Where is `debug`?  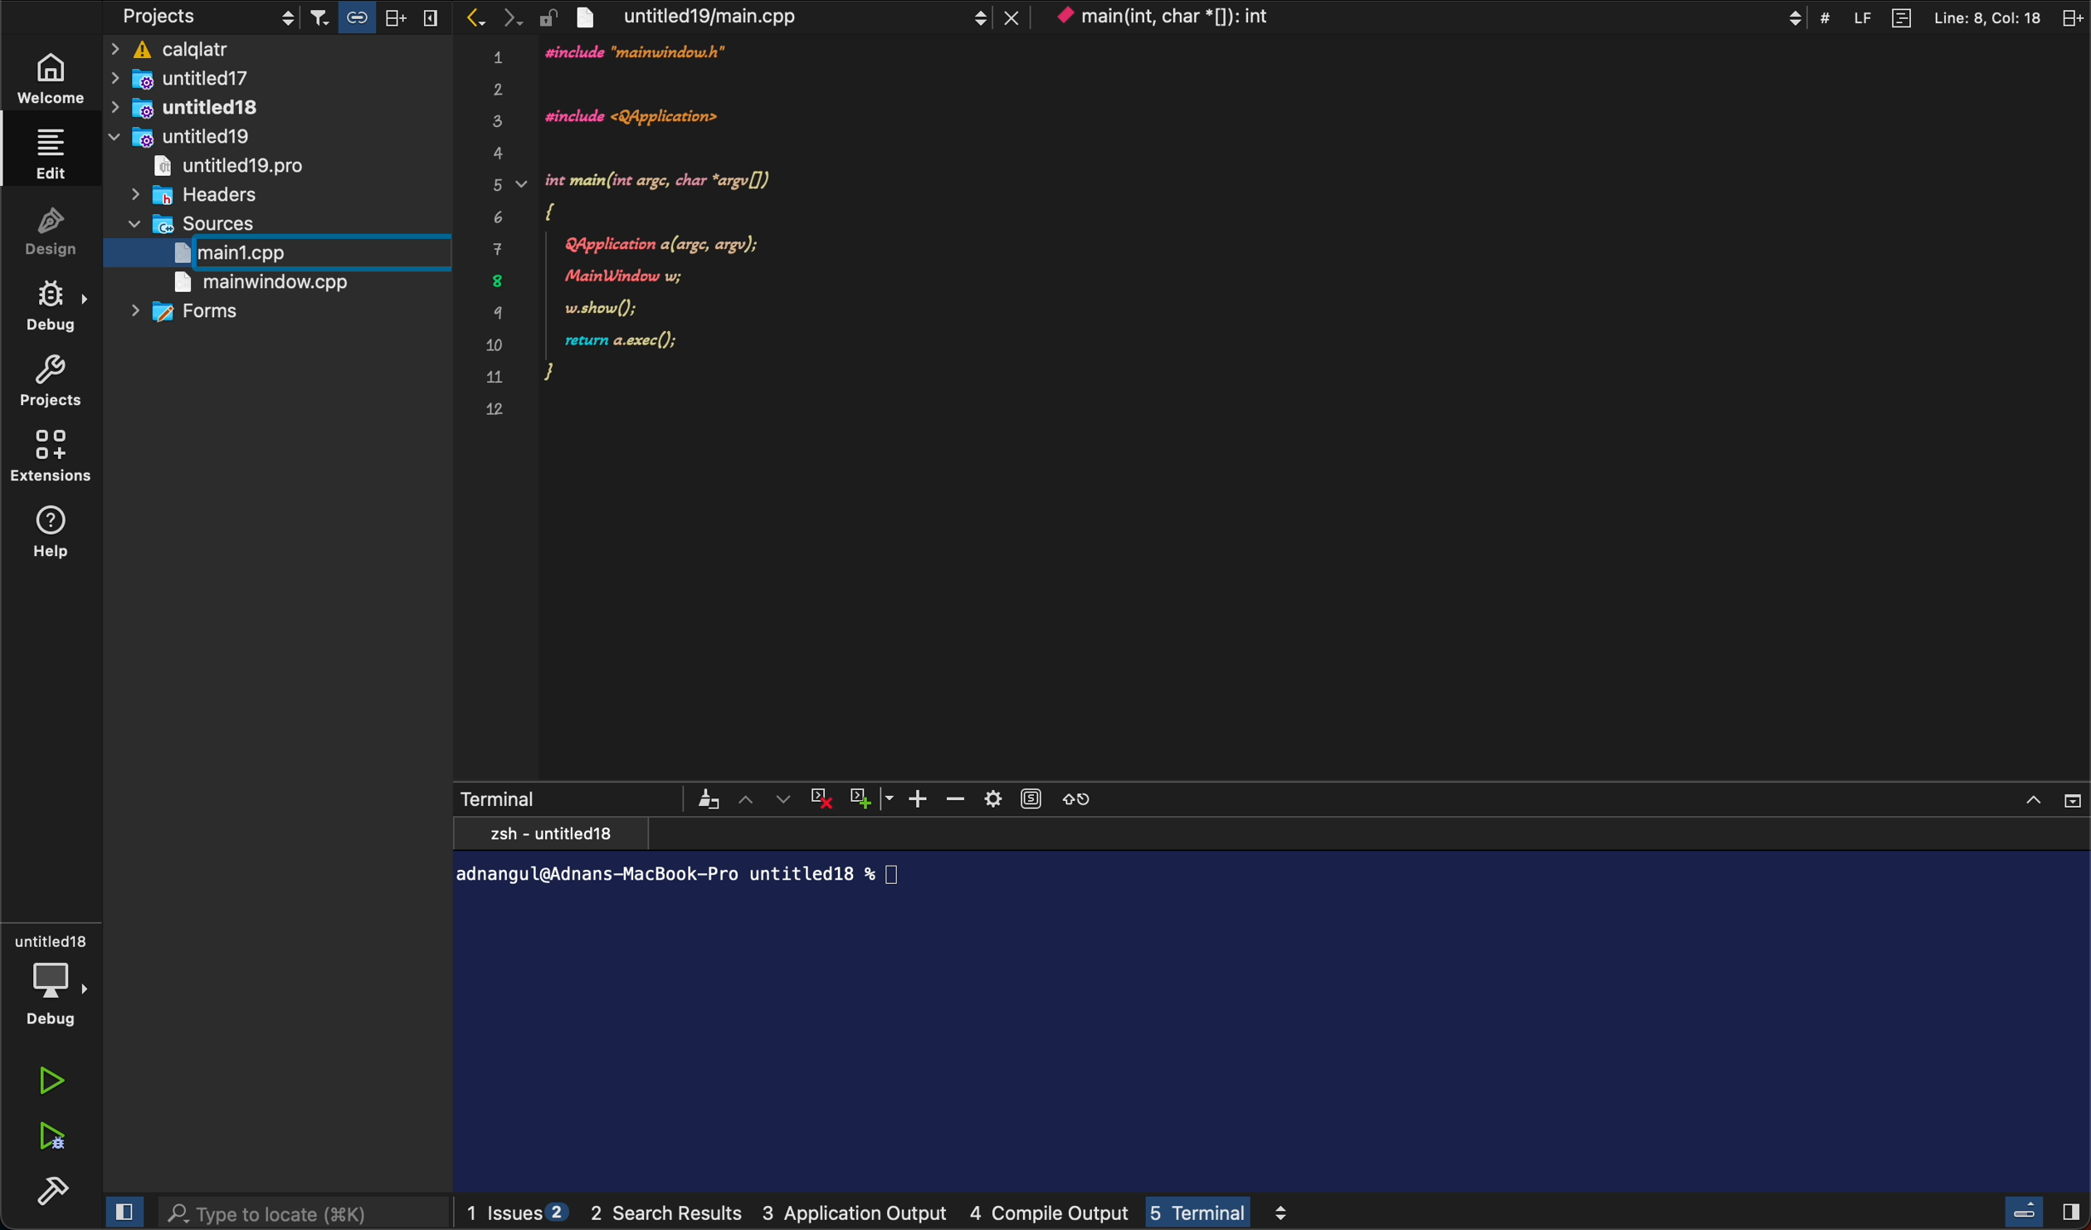
debug is located at coordinates (63, 307).